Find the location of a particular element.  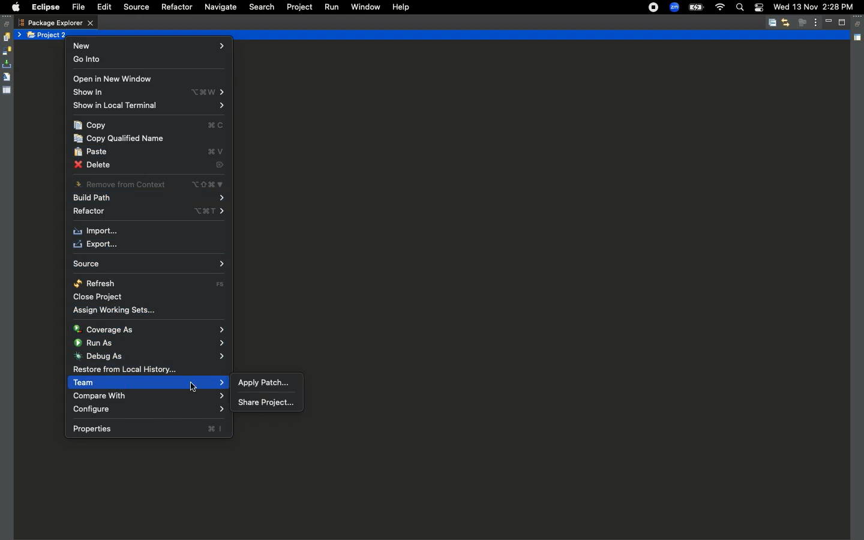

Refactor is located at coordinates (176, 7).